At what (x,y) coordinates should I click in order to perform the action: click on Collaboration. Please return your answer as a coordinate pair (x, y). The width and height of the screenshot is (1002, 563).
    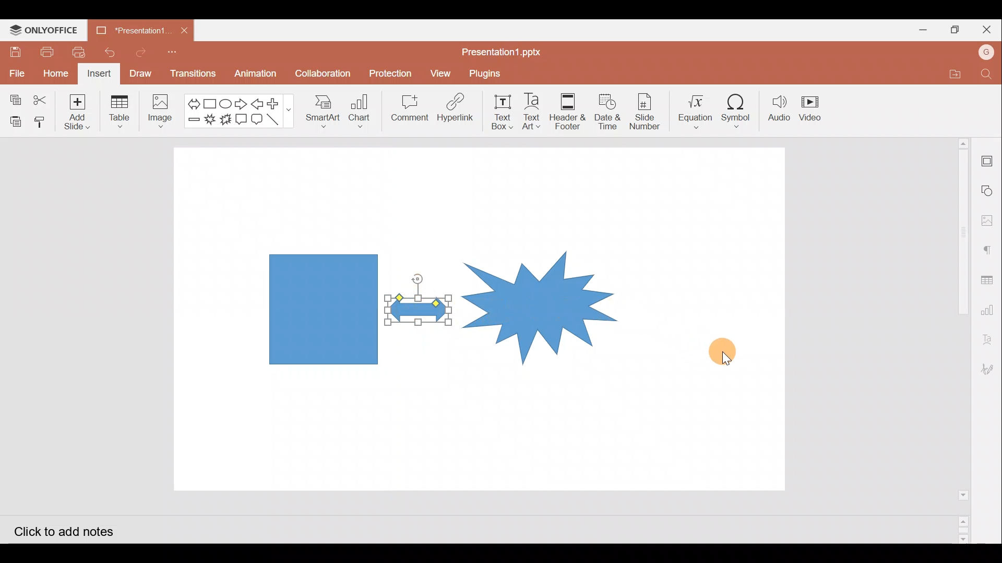
    Looking at the image, I should click on (323, 70).